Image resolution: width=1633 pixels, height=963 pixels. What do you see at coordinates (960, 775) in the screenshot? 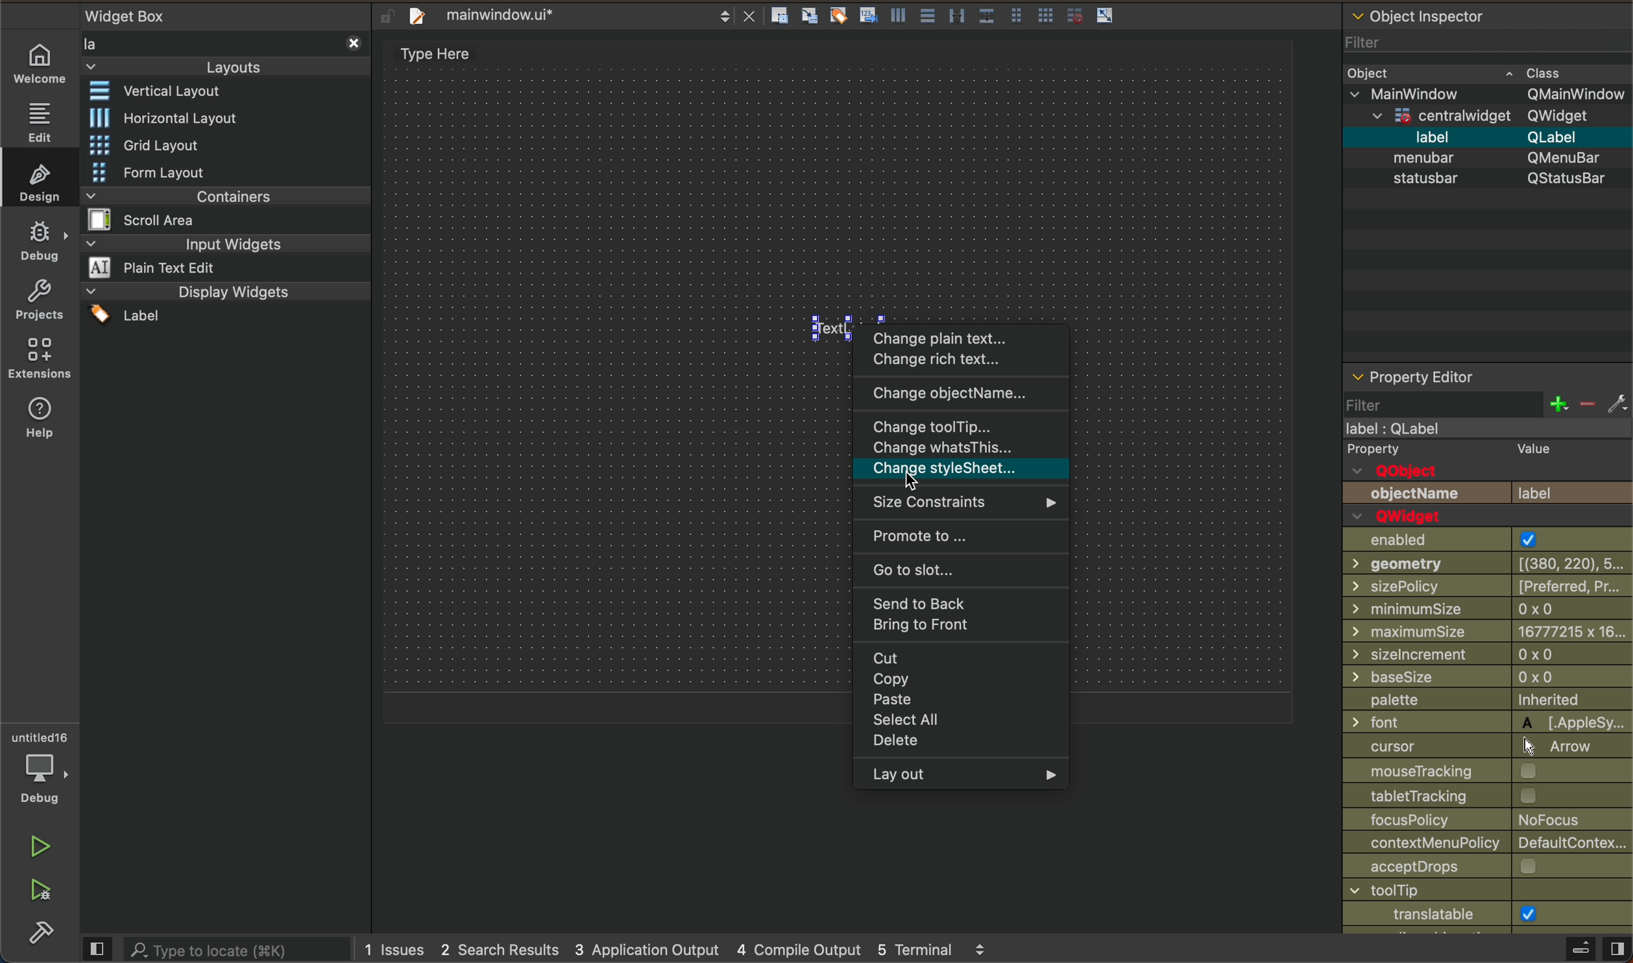
I see `lay out` at bounding box center [960, 775].